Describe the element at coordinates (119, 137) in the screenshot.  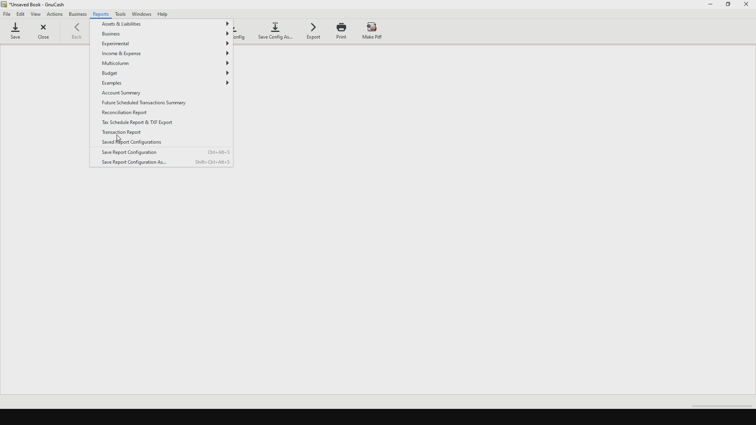
I see `cursor` at that location.